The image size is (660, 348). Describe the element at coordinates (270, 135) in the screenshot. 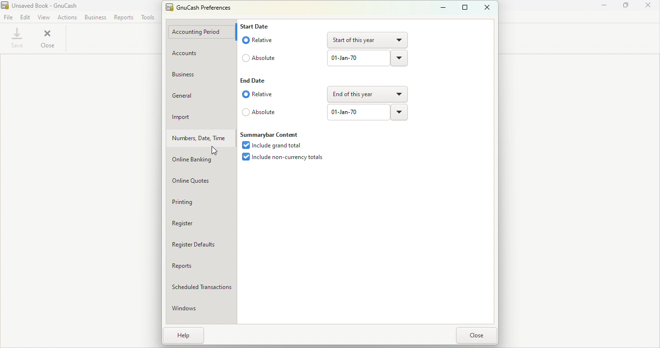

I see `Summarybar content` at that location.